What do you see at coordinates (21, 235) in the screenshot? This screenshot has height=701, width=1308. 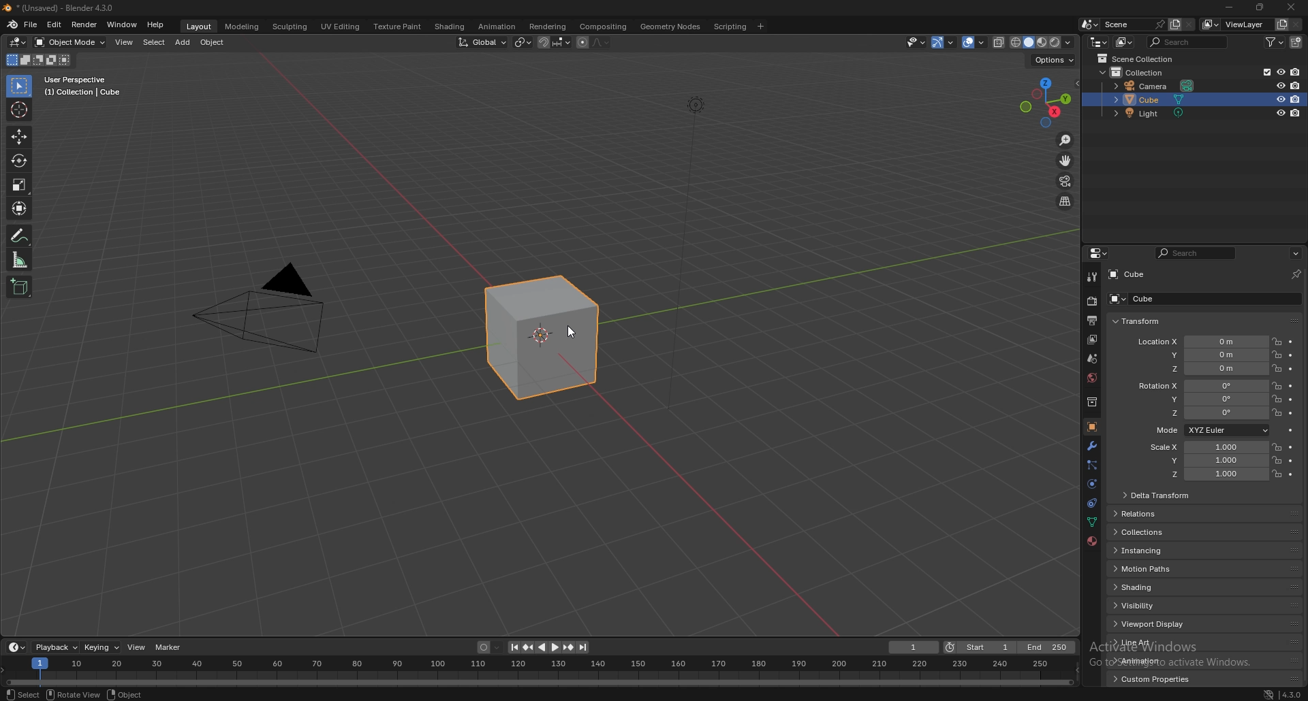 I see `annotate` at bounding box center [21, 235].